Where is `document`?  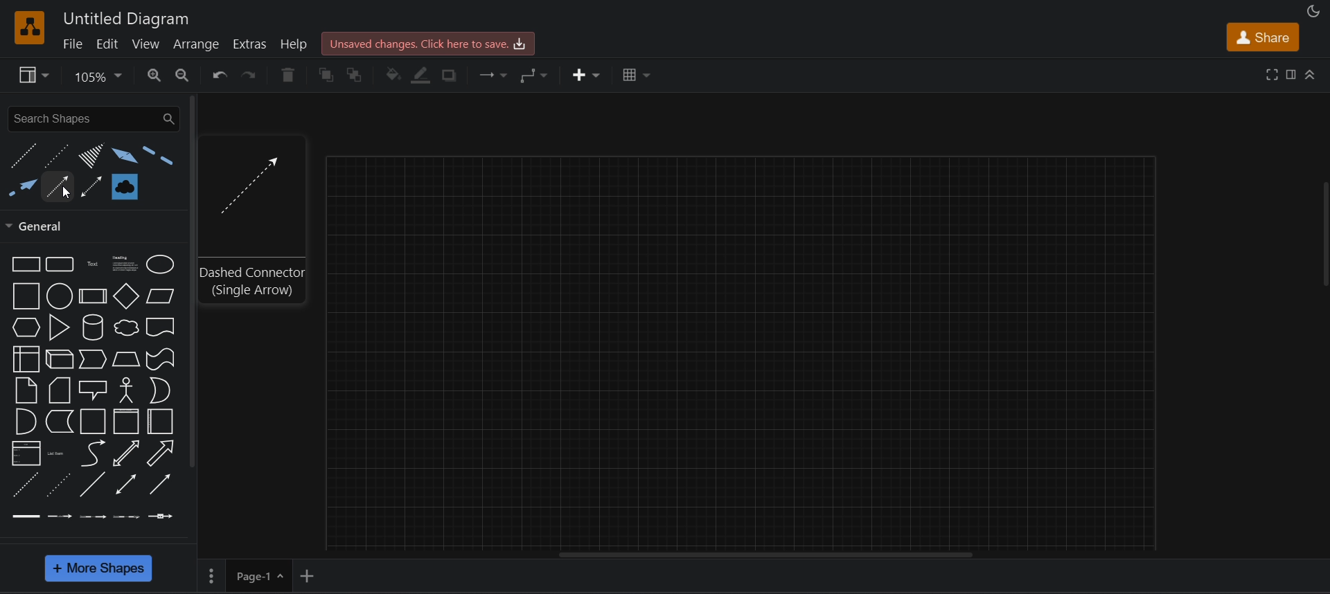 document is located at coordinates (161, 327).